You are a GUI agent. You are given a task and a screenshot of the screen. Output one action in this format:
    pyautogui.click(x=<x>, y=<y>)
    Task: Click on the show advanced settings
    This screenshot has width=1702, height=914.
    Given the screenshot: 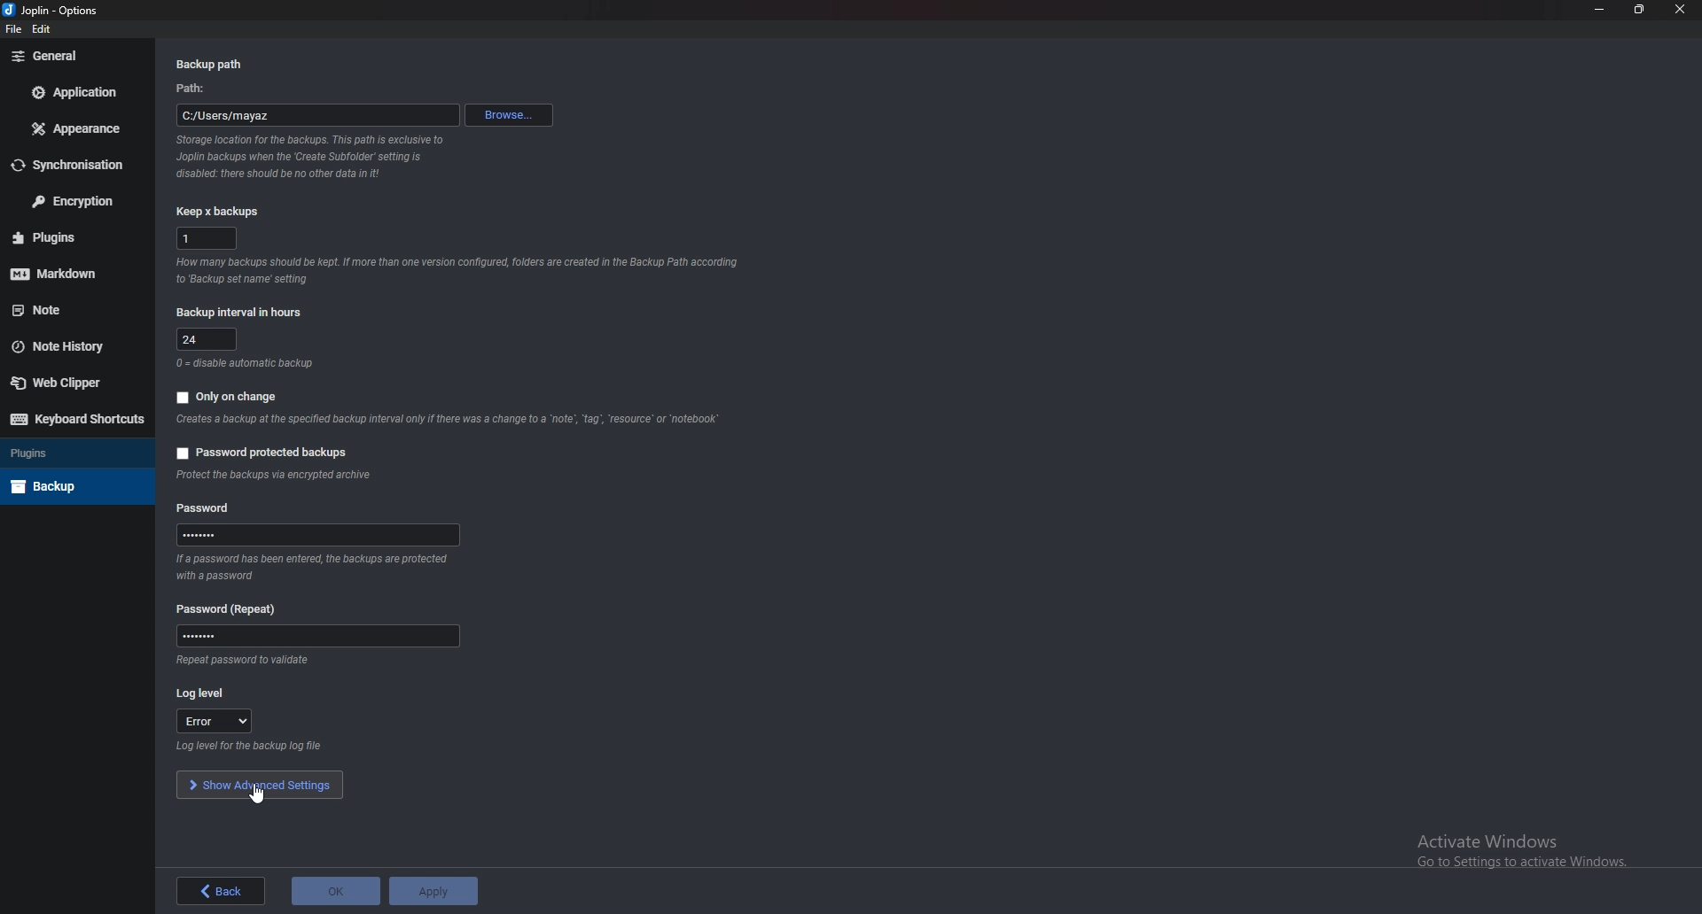 What is the action you would take?
    pyautogui.click(x=260, y=784)
    